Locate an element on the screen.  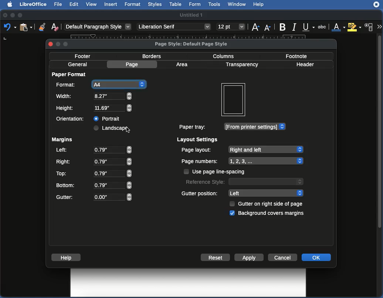
Paper format is located at coordinates (71, 76).